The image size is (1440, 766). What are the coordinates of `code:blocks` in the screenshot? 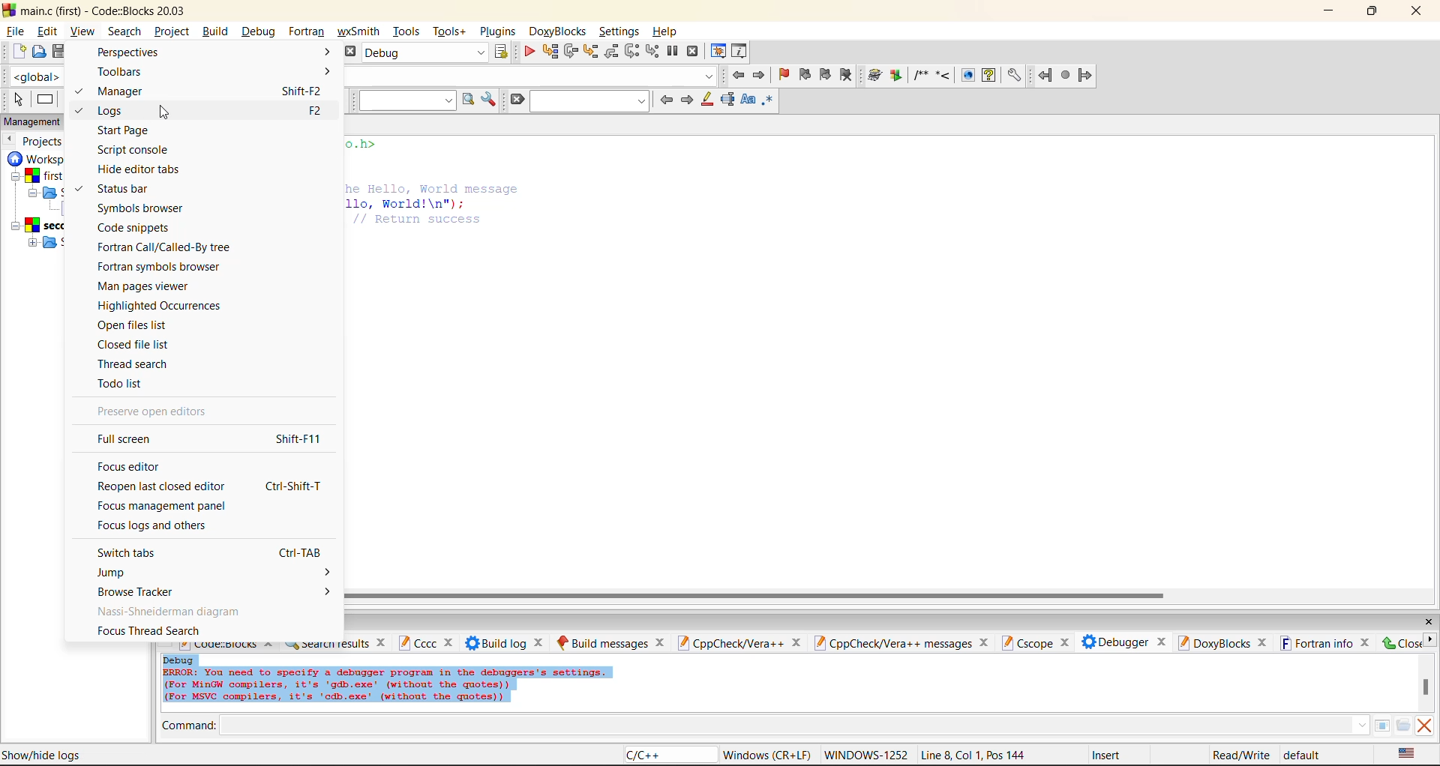 It's located at (227, 647).